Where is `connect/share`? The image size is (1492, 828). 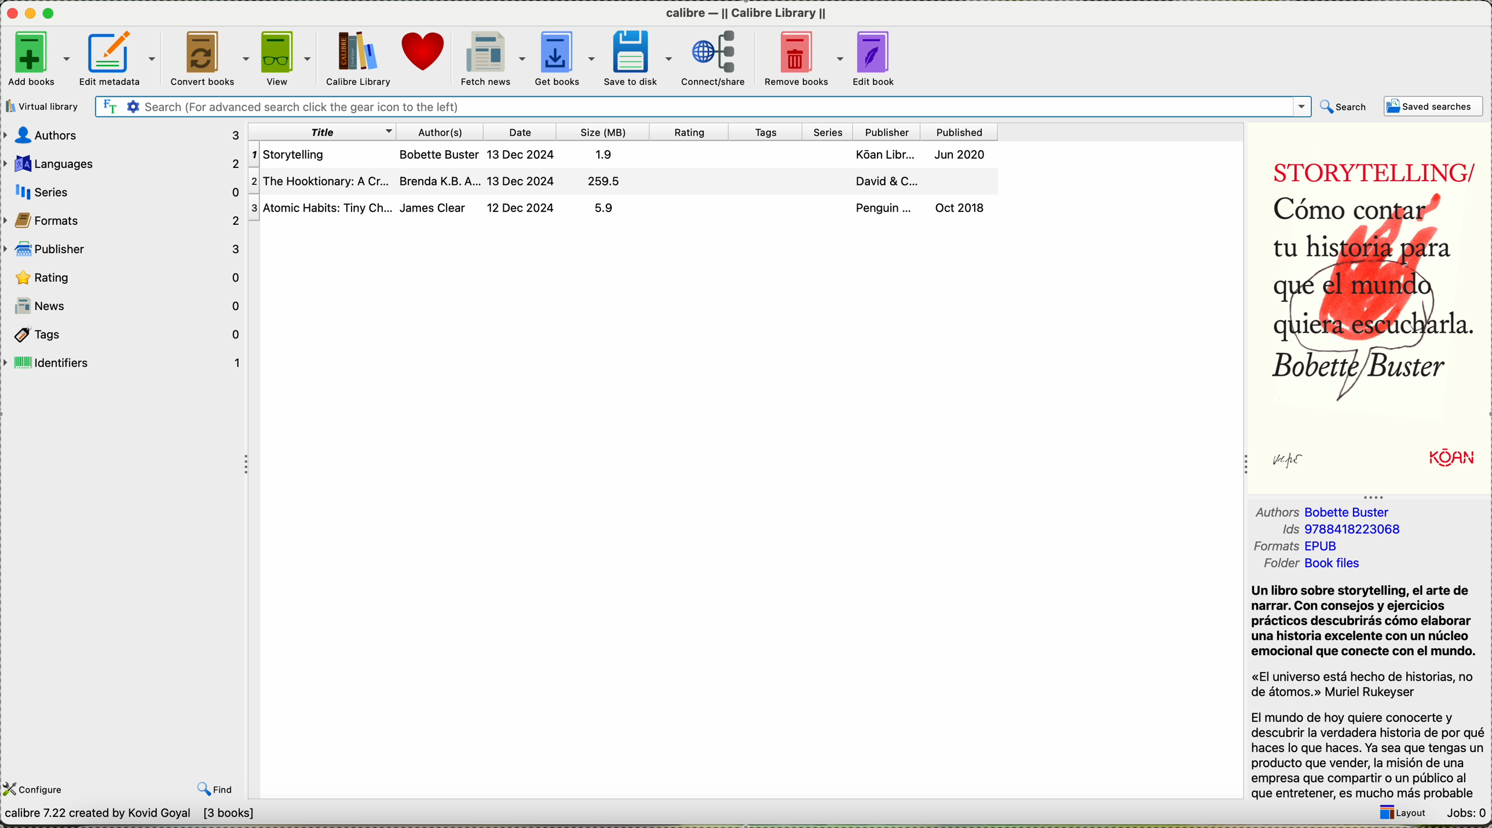
connect/share is located at coordinates (715, 57).